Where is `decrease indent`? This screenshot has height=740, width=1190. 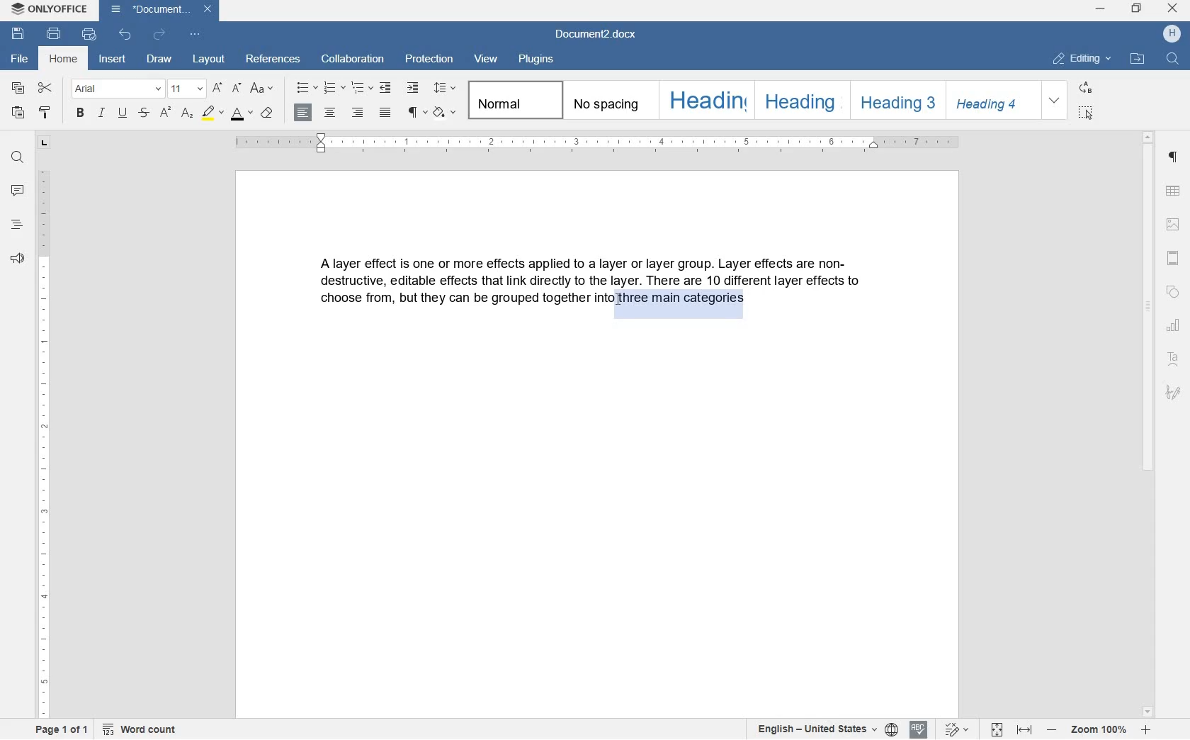
decrease indent is located at coordinates (387, 88).